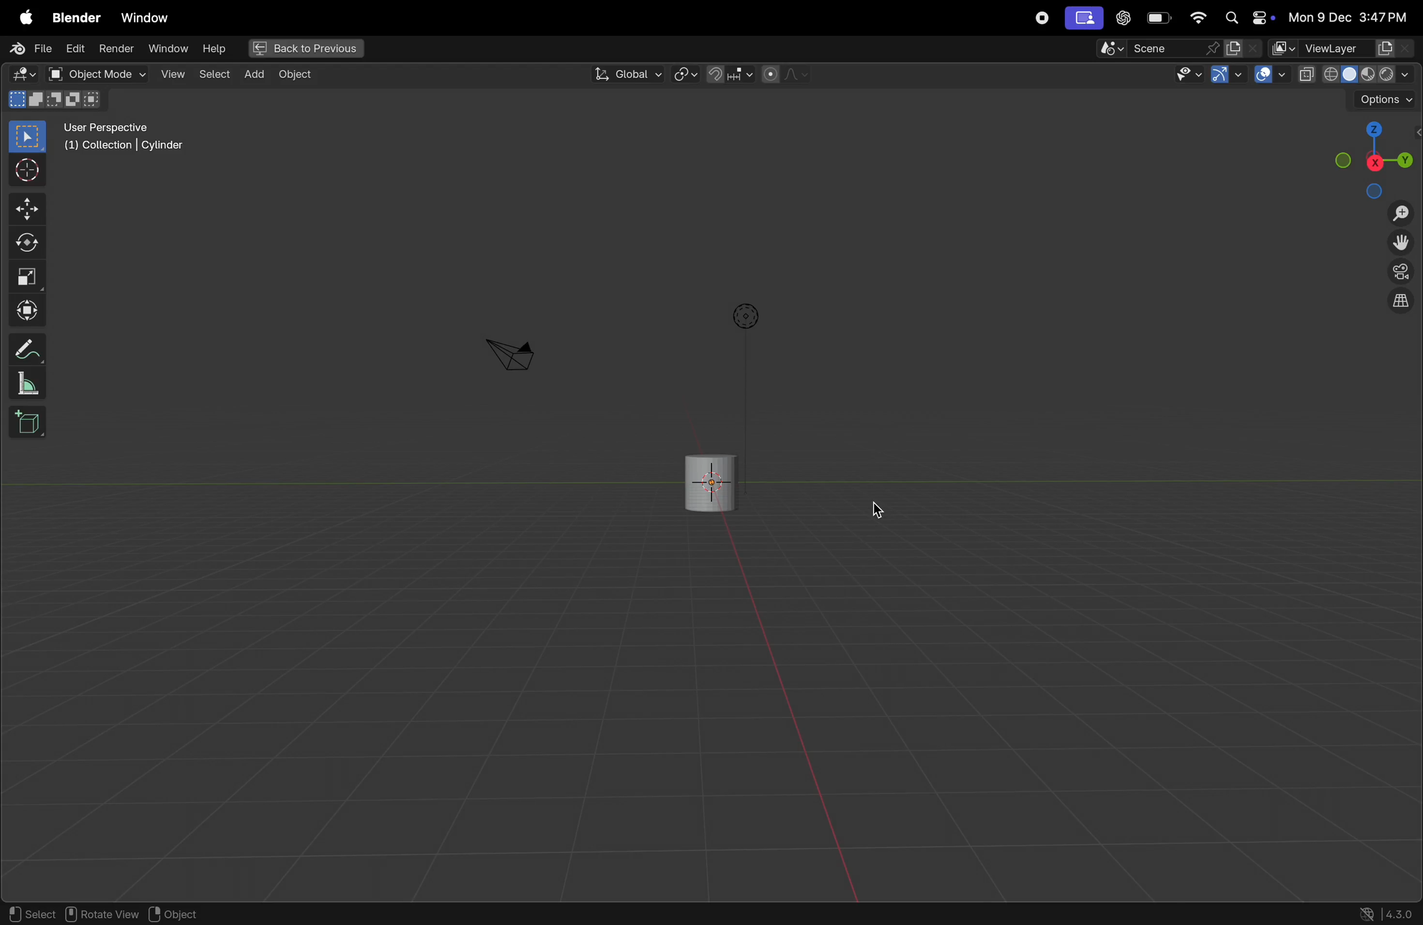 Image resolution: width=1423 pixels, height=925 pixels. What do you see at coordinates (784, 75) in the screenshot?
I see `proportional fall off` at bounding box center [784, 75].